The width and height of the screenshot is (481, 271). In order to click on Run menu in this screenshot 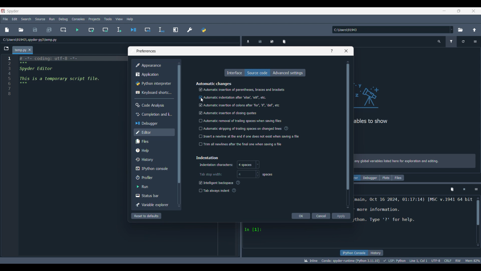, I will do `click(52, 19)`.